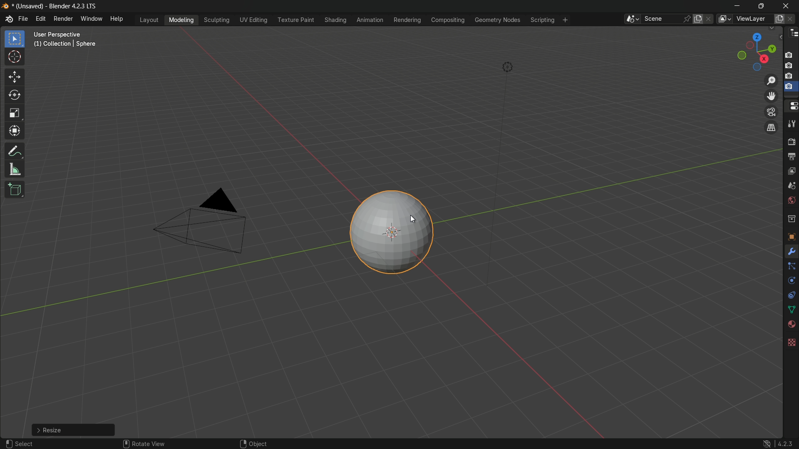  What do you see at coordinates (407, 220) in the screenshot?
I see `cursor` at bounding box center [407, 220].